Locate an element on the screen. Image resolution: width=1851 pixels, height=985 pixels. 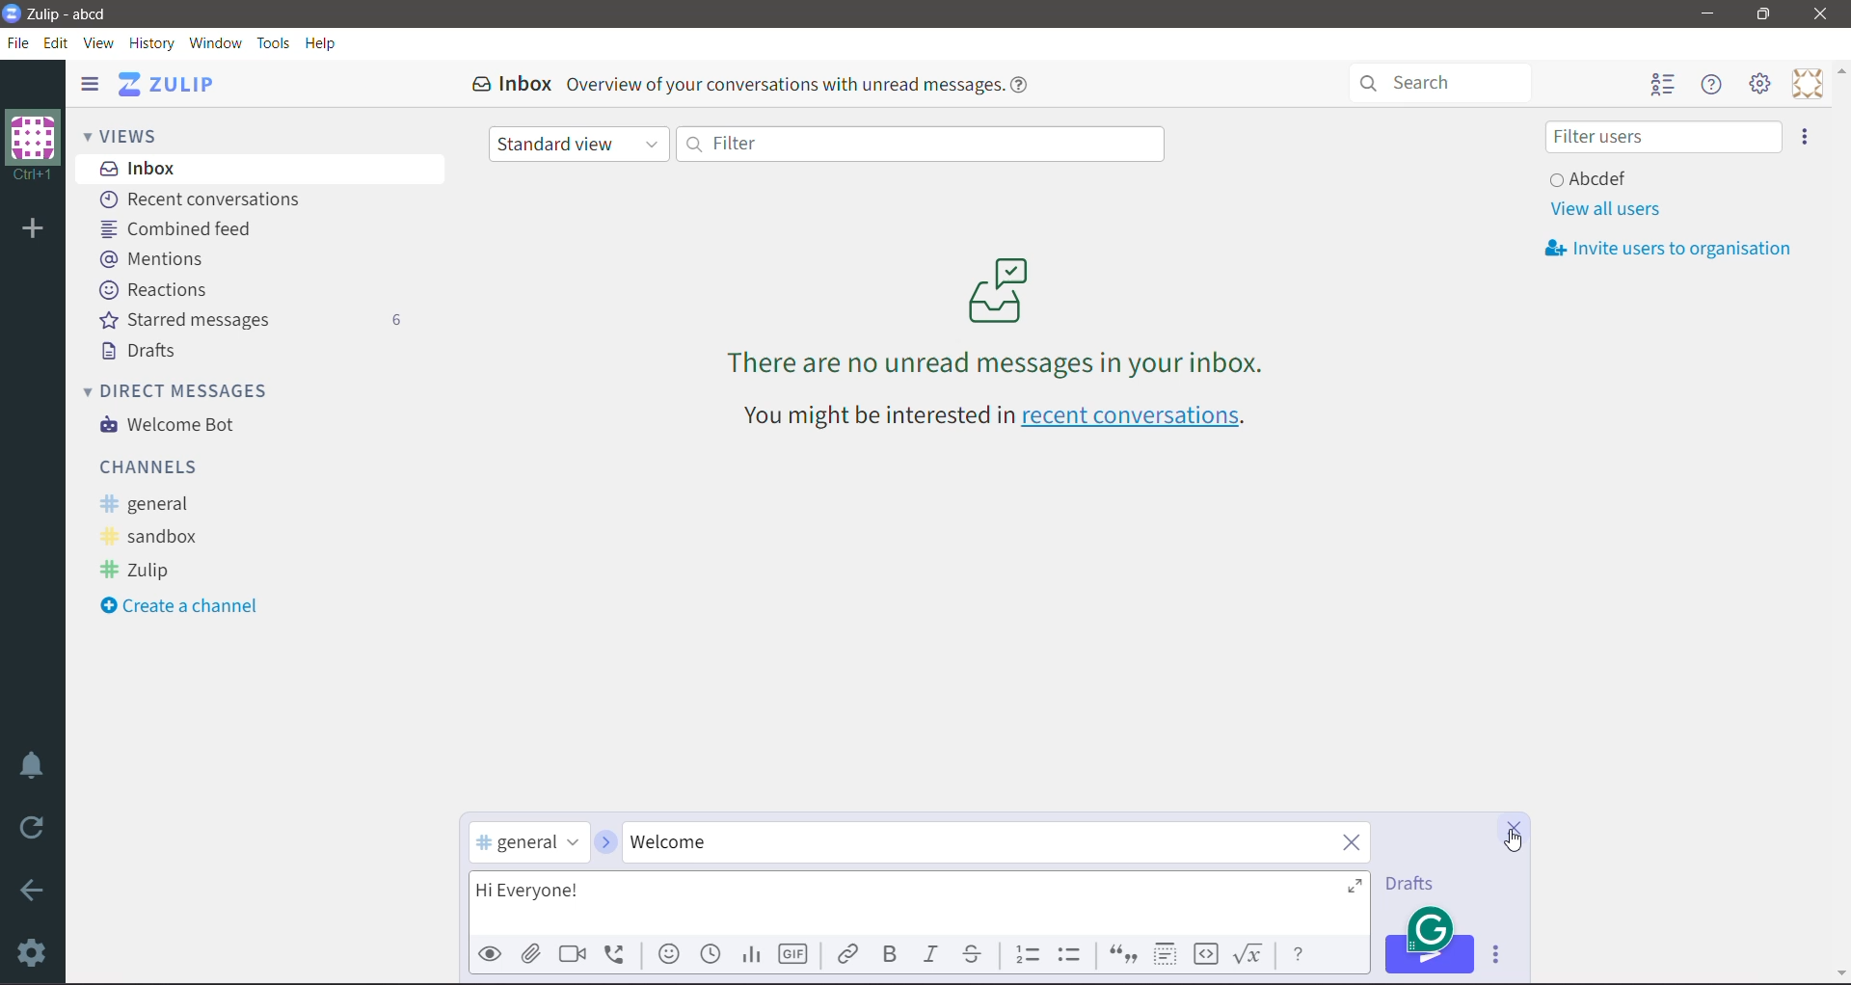
Application Logo is located at coordinates (12, 12).